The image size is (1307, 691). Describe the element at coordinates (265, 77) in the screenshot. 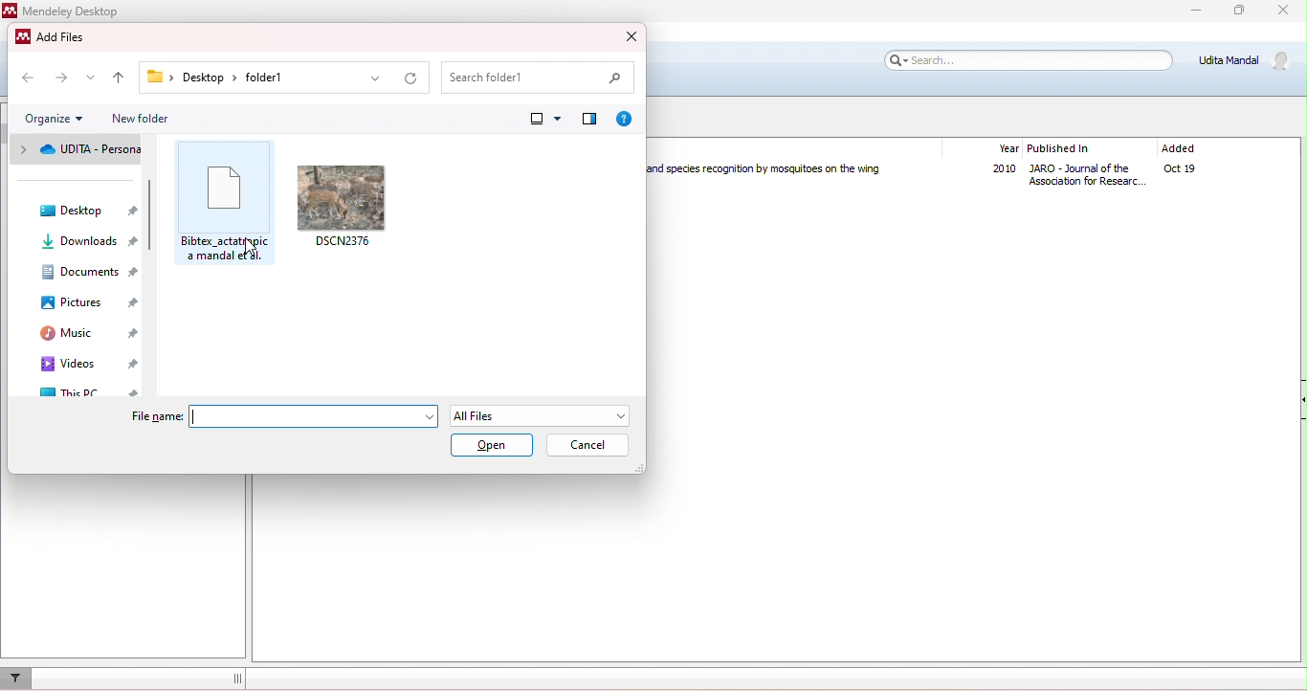

I see `folder1` at that location.